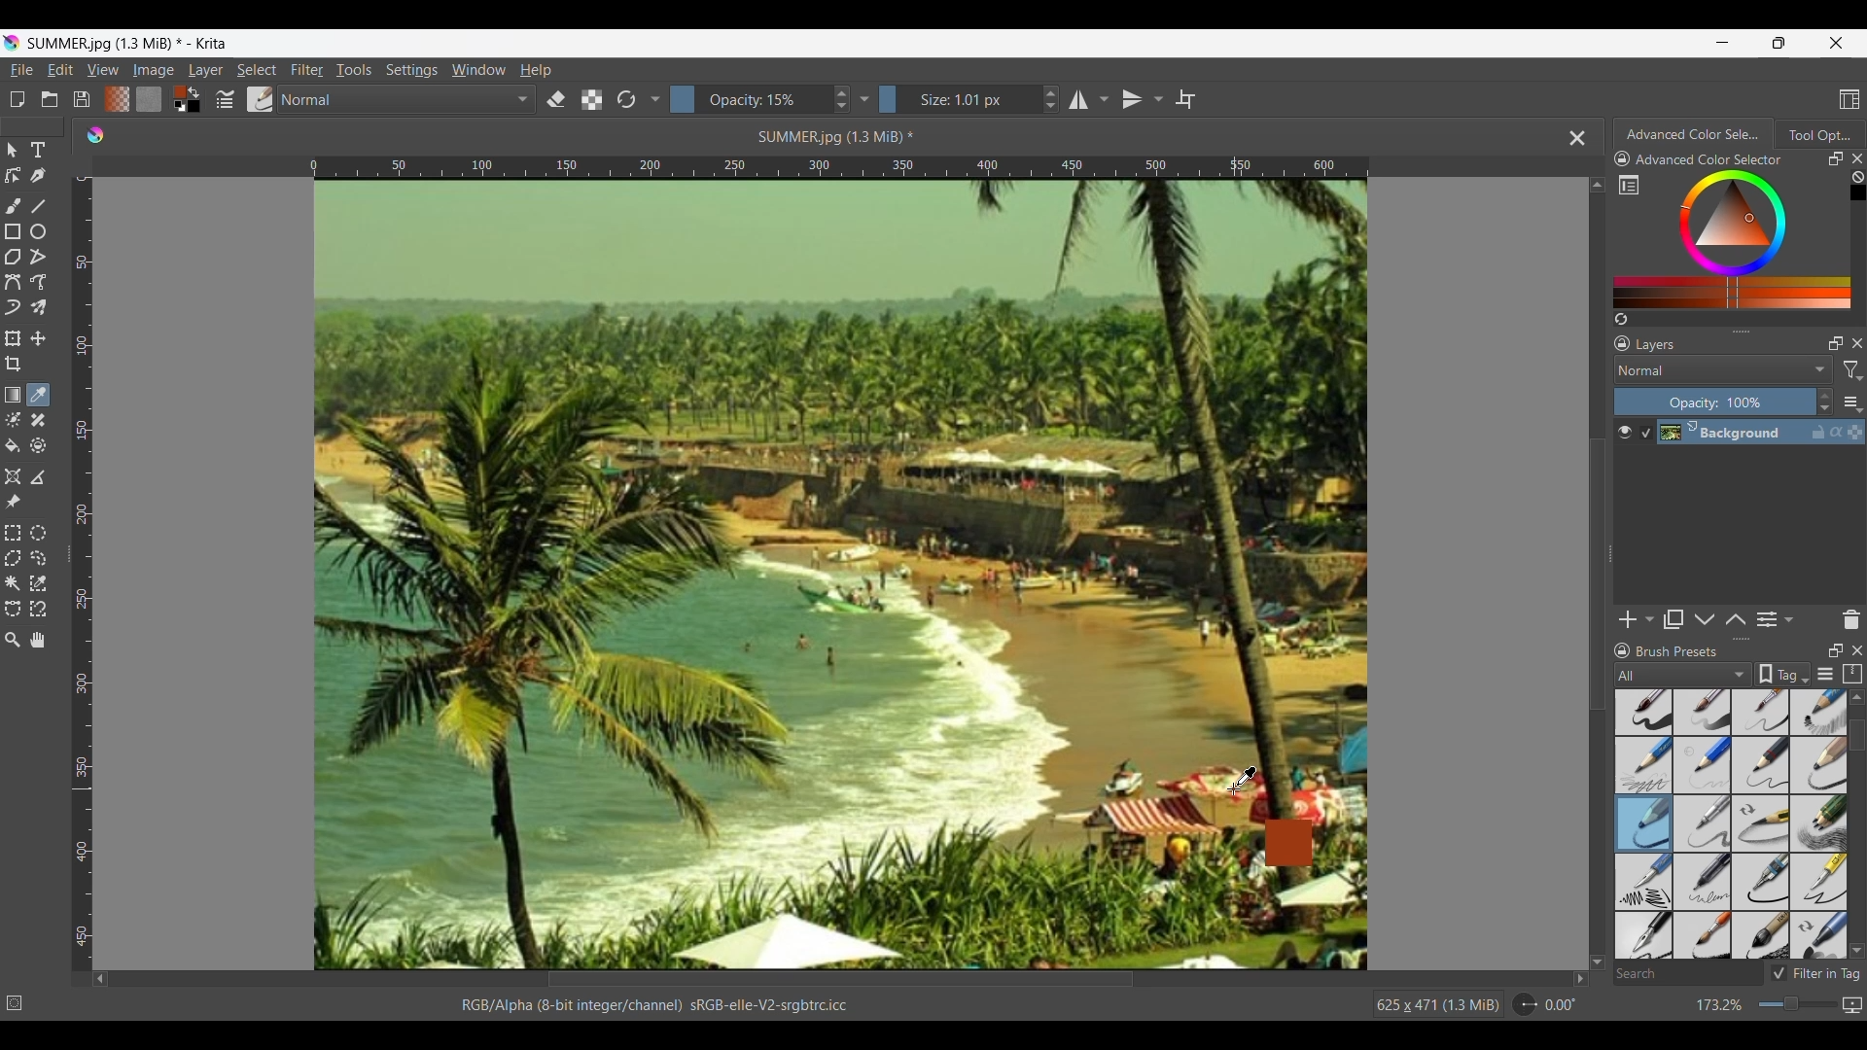 The width and height of the screenshot is (1867, 1050). What do you see at coordinates (1851, 402) in the screenshot?
I see `Layer settings` at bounding box center [1851, 402].